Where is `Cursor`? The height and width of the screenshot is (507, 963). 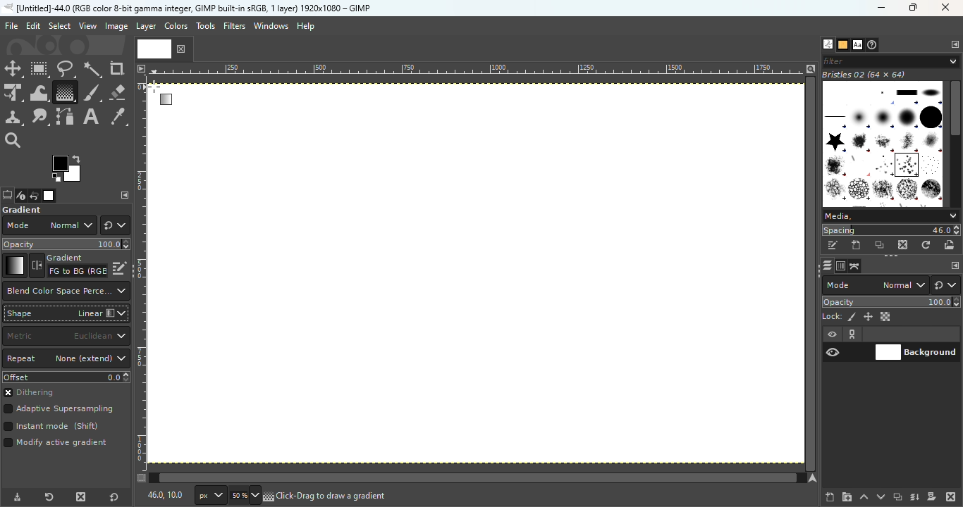 Cursor is located at coordinates (168, 98).